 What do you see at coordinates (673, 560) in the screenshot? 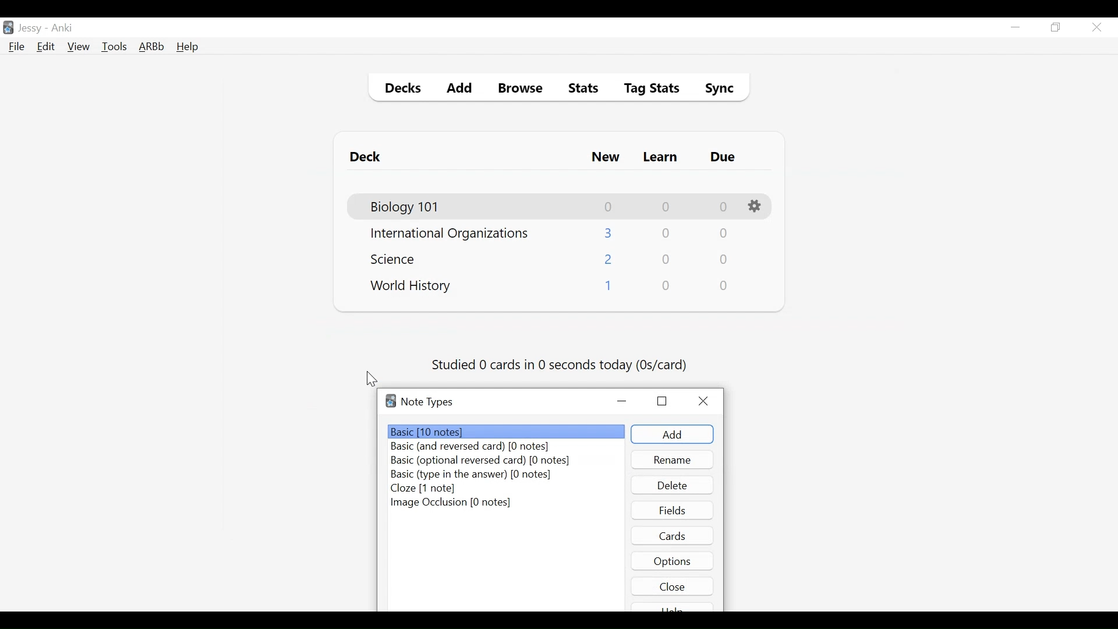
I see `Options` at bounding box center [673, 560].